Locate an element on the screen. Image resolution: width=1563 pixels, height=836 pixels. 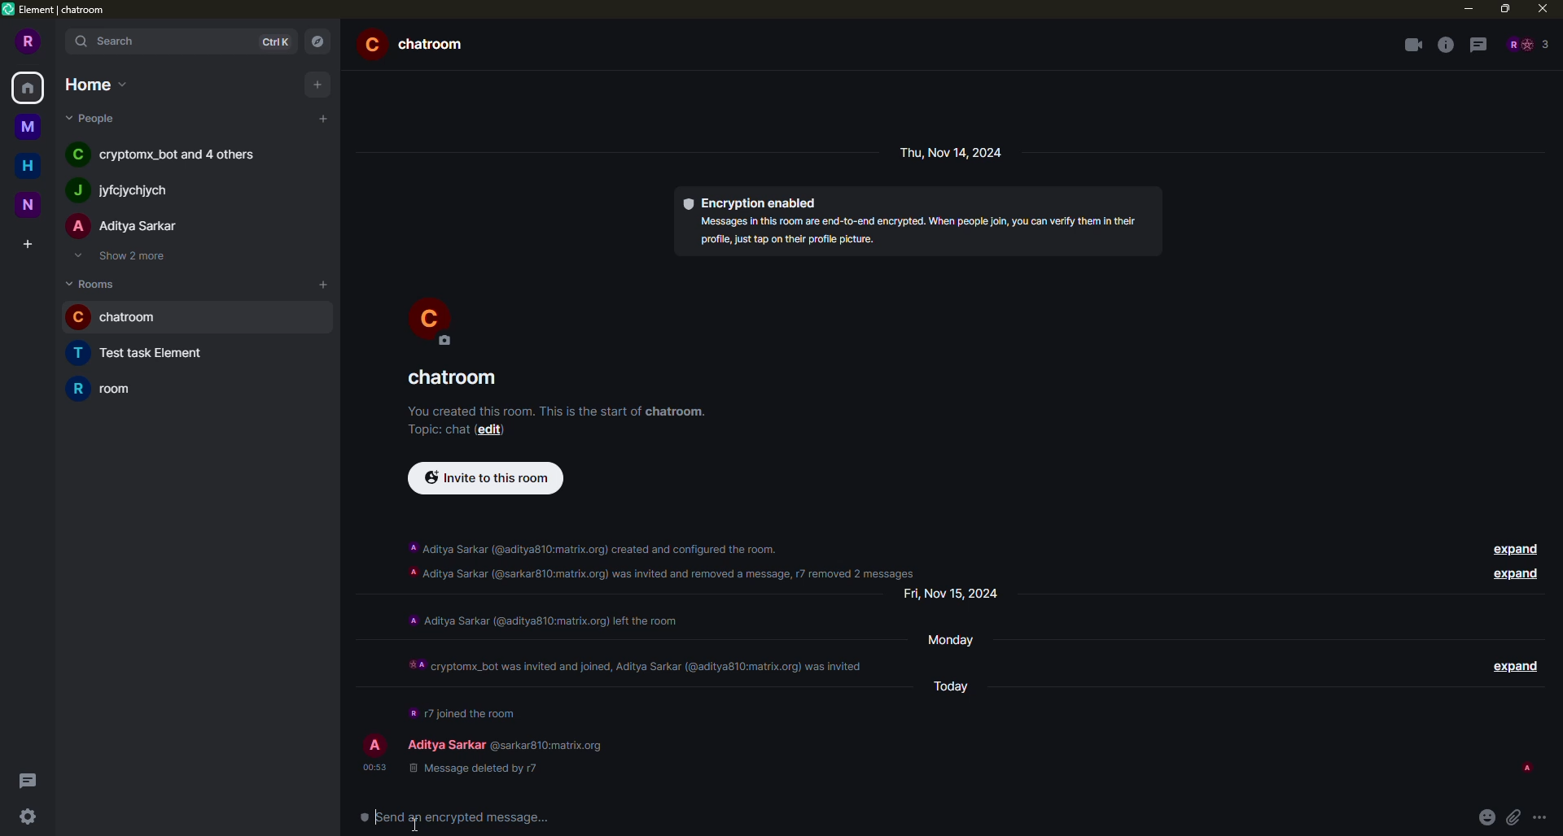
threads is located at coordinates (26, 780).